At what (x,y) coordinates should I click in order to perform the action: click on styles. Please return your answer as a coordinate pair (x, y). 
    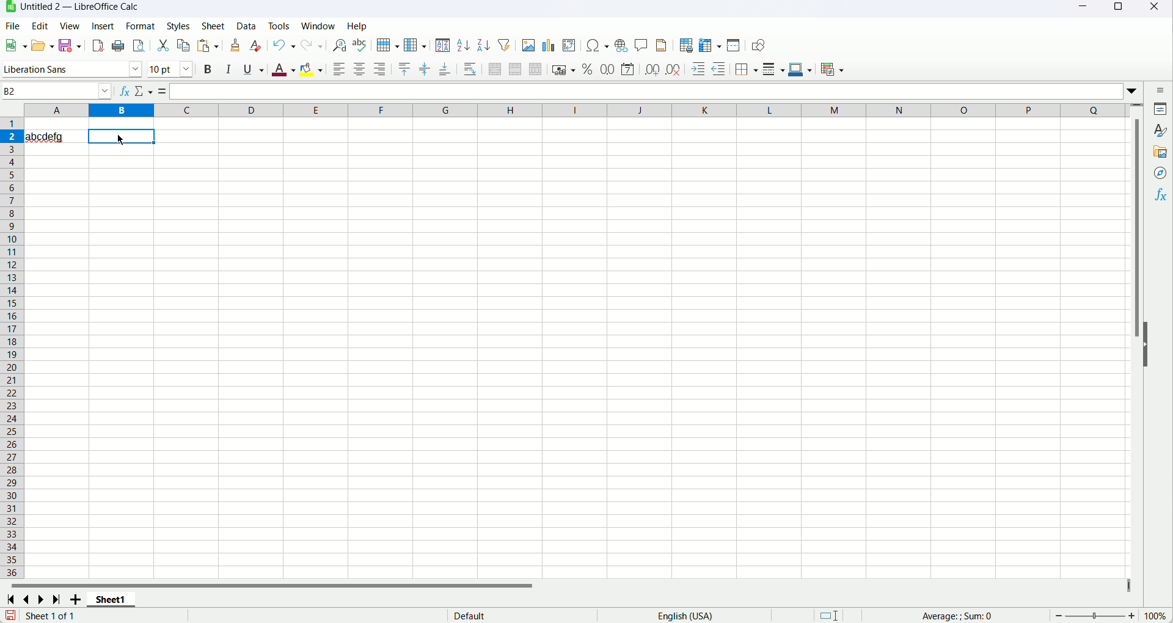
    Looking at the image, I should click on (179, 26).